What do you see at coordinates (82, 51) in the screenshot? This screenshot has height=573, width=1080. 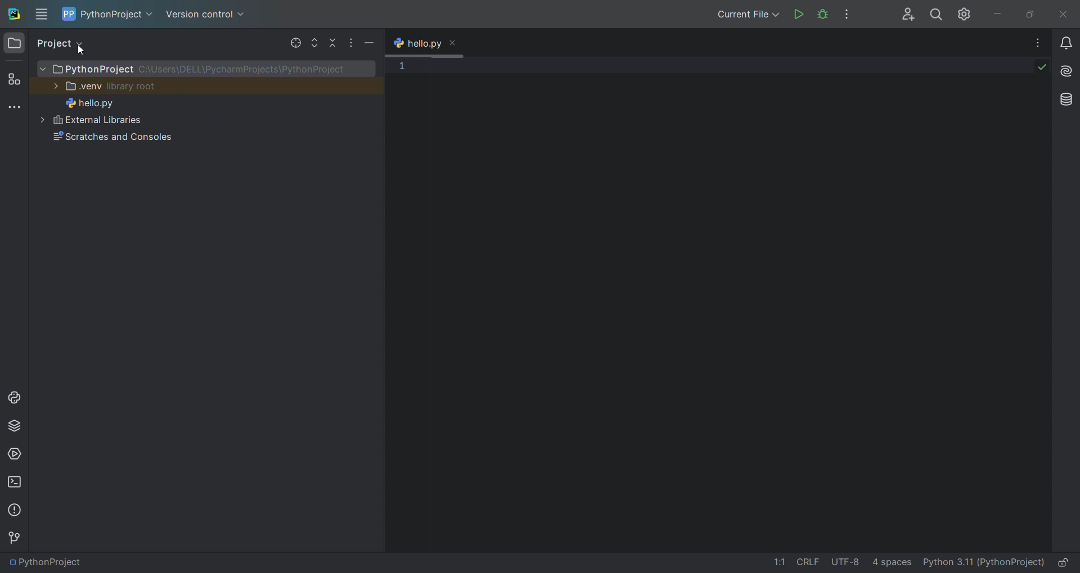 I see `cursor` at bounding box center [82, 51].